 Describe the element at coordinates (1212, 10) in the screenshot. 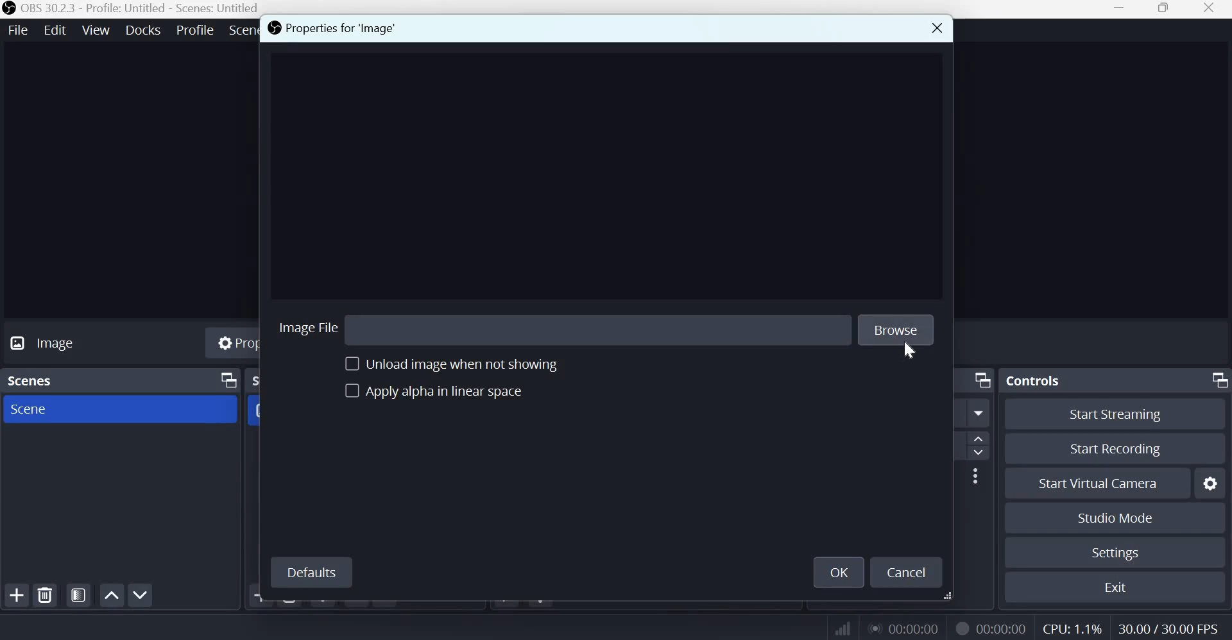

I see `close` at that location.